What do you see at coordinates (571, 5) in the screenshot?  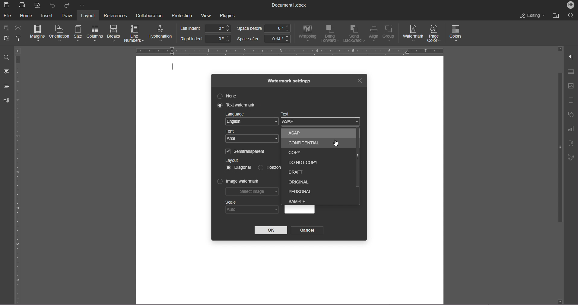 I see `Account` at bounding box center [571, 5].